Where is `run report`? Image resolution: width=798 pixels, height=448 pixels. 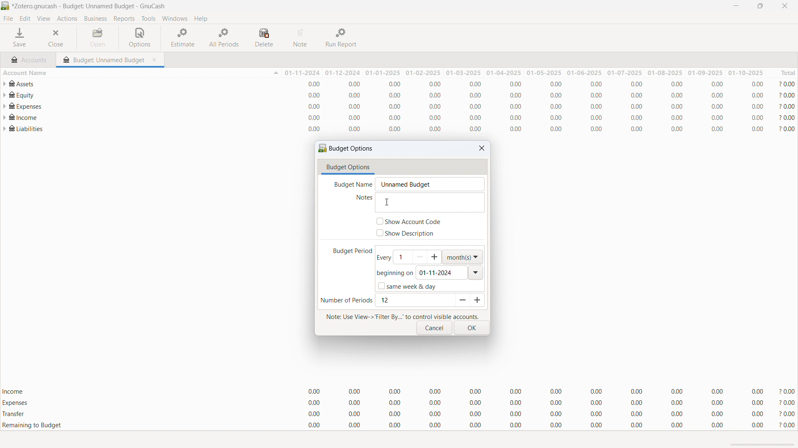 run report is located at coordinates (342, 38).